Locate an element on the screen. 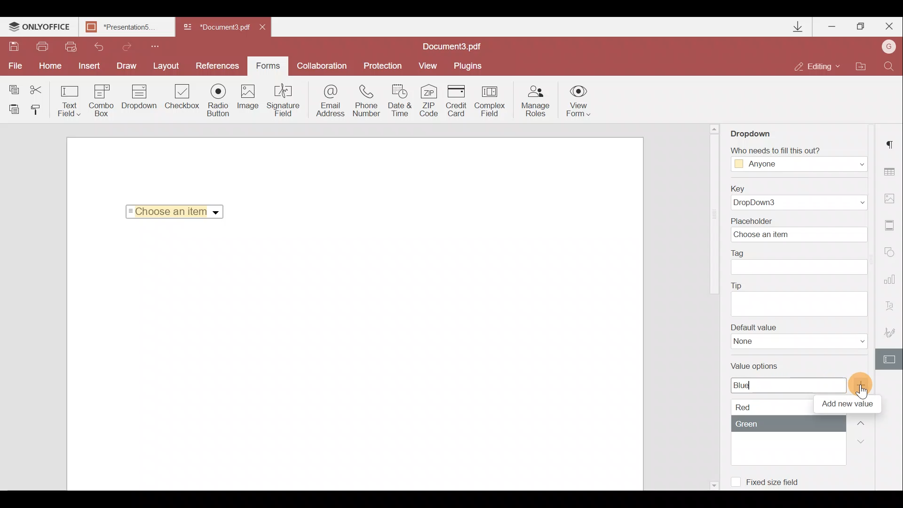  Text field is located at coordinates (68, 101).